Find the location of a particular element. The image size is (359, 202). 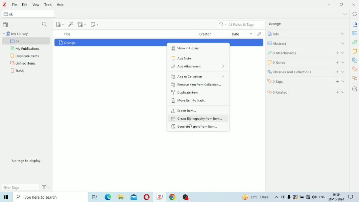

Duplicate Items is located at coordinates (26, 56).